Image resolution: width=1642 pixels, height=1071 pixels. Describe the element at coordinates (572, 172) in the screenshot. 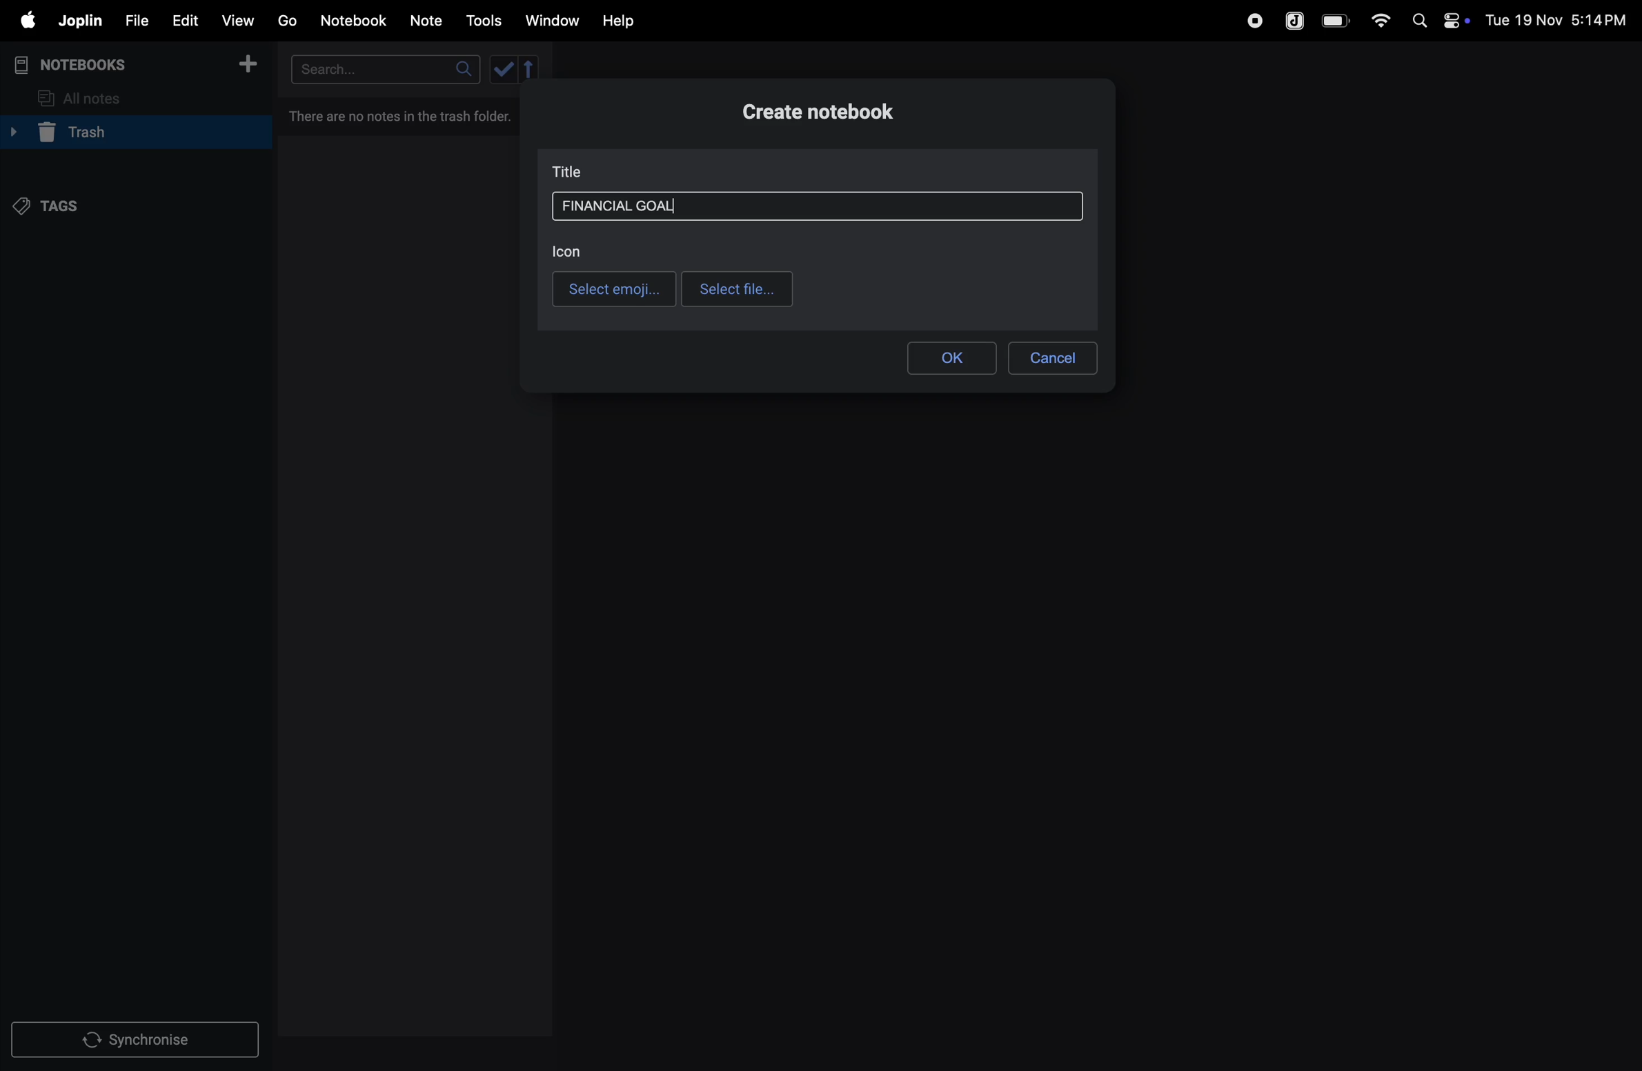

I see `title` at that location.